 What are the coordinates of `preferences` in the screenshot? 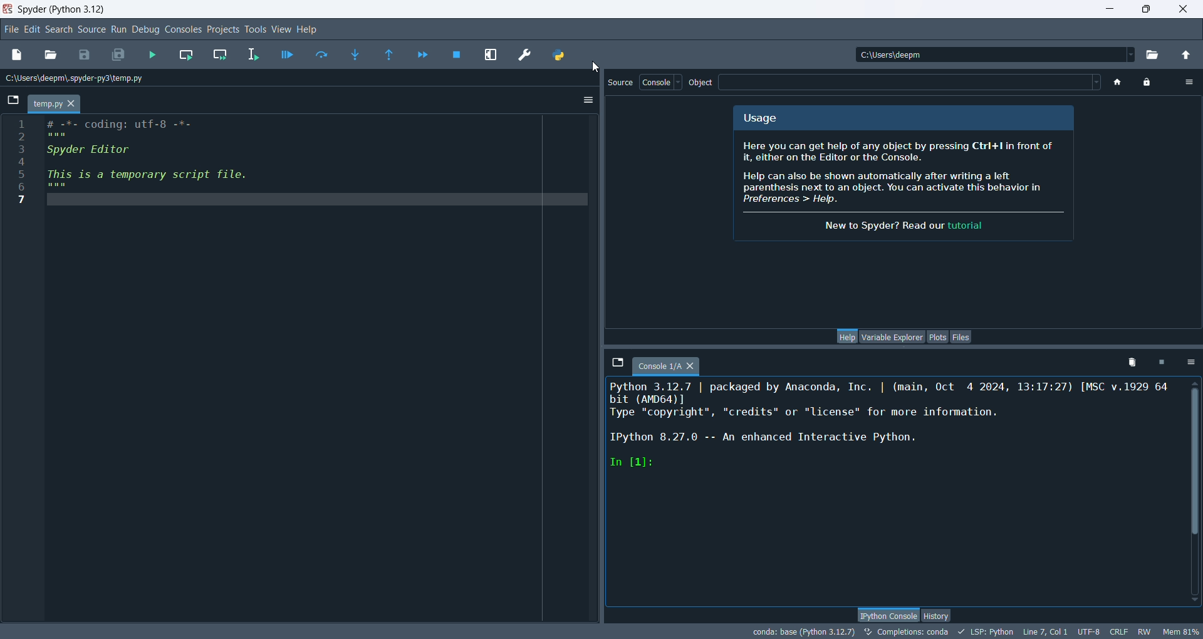 It's located at (522, 55).